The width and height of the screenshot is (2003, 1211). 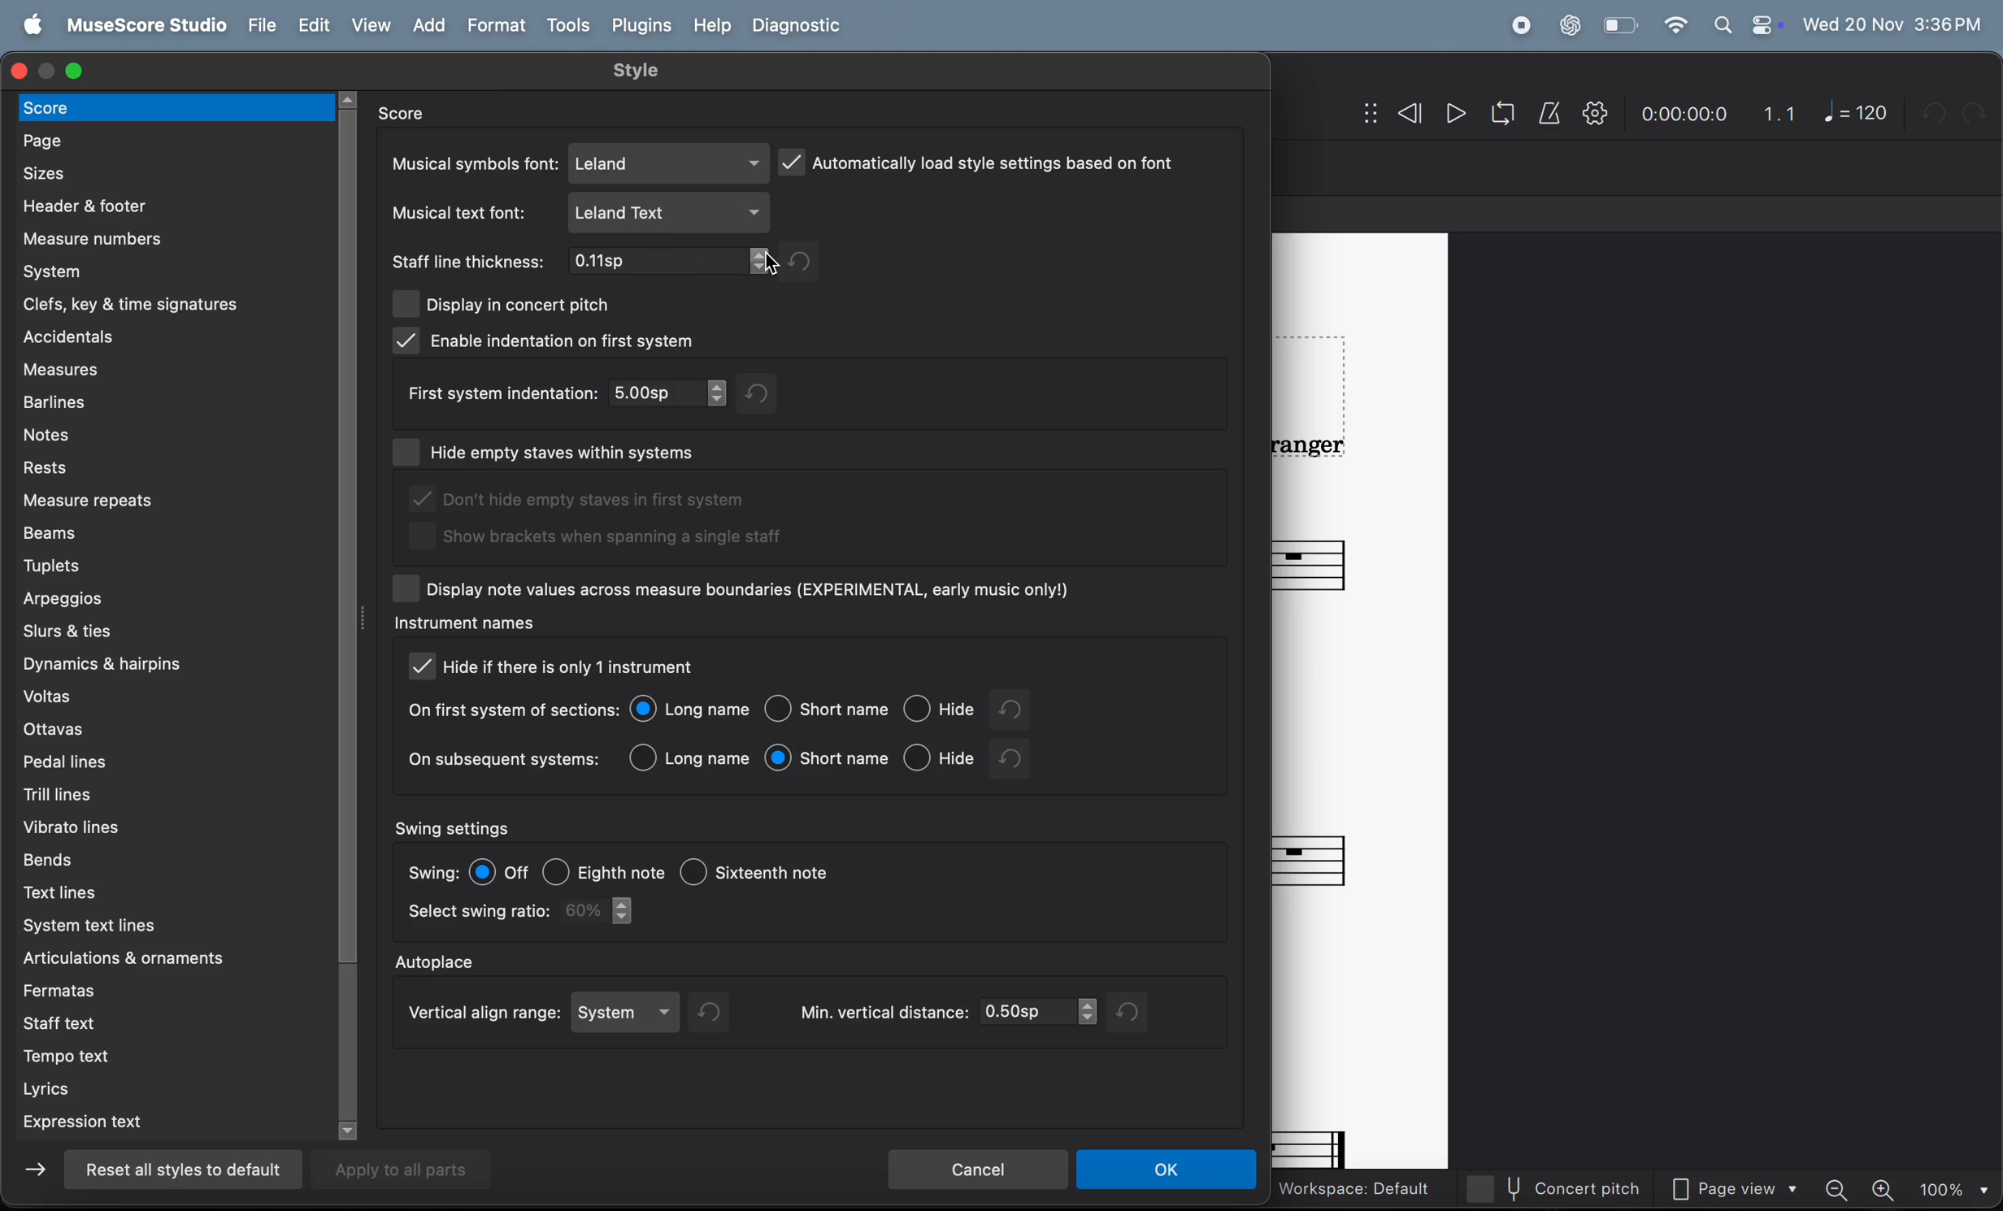 What do you see at coordinates (945, 1012) in the screenshot?
I see `min vertical distance` at bounding box center [945, 1012].